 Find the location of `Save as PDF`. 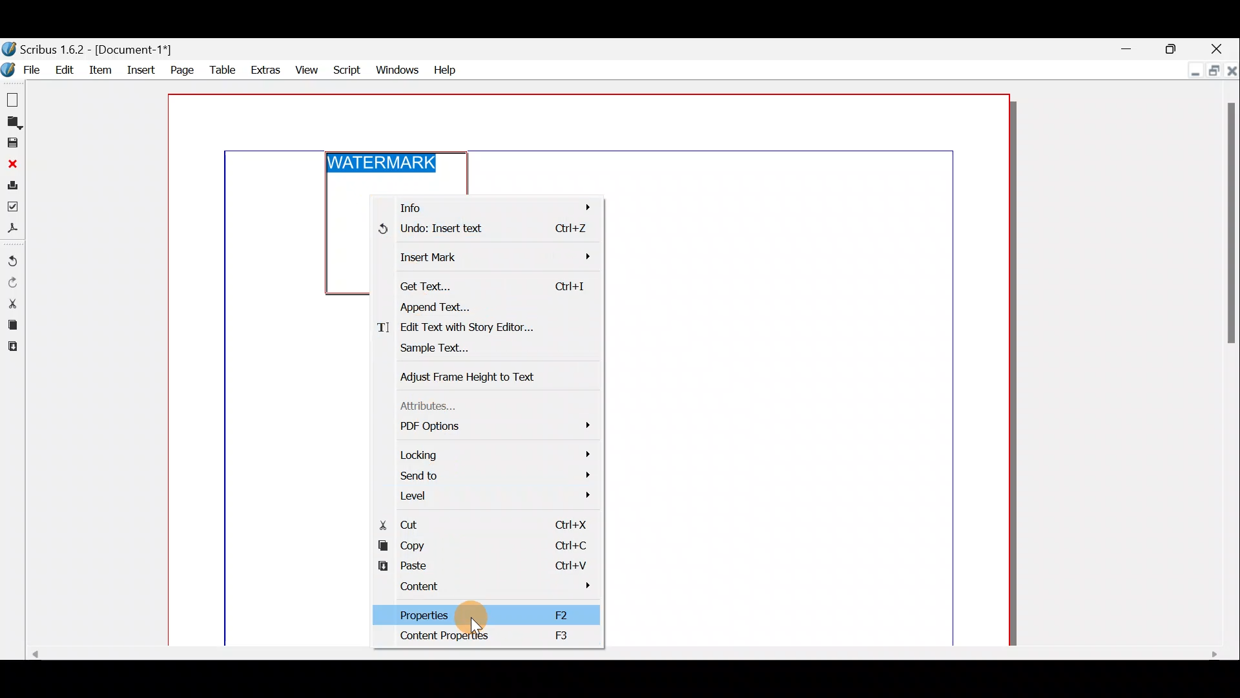

Save as PDF is located at coordinates (12, 230).